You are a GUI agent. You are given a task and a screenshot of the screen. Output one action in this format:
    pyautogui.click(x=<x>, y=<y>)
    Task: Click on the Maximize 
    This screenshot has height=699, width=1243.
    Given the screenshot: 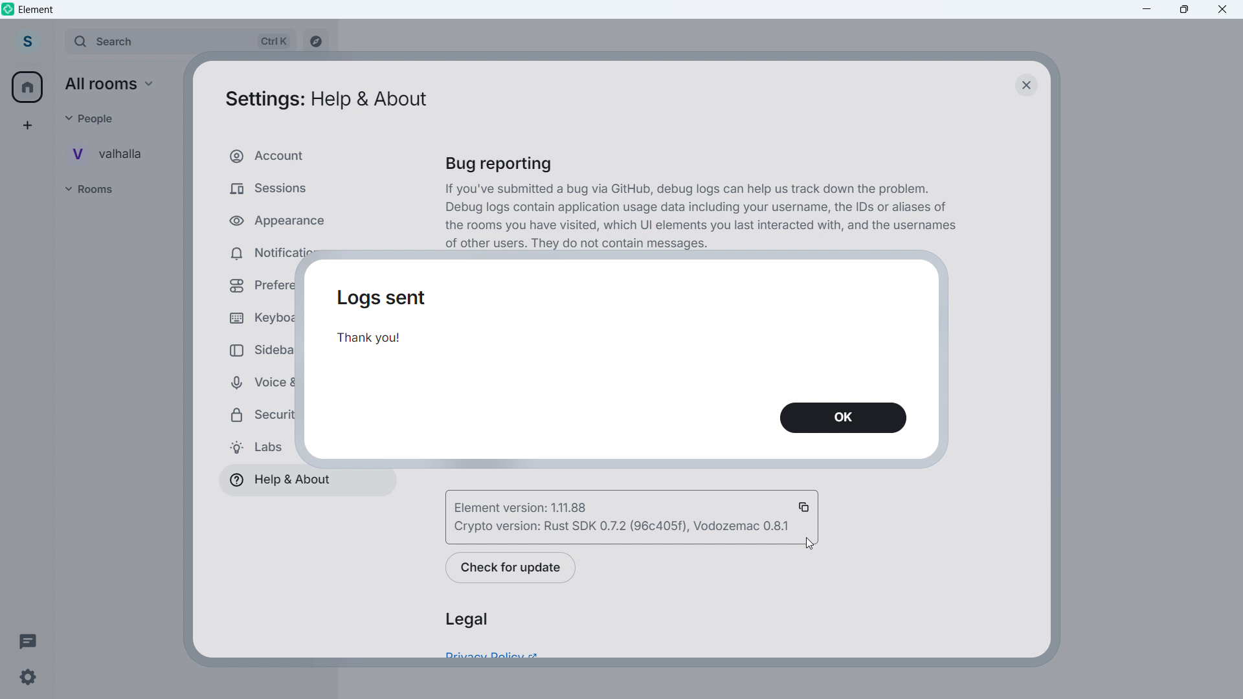 What is the action you would take?
    pyautogui.click(x=1185, y=10)
    